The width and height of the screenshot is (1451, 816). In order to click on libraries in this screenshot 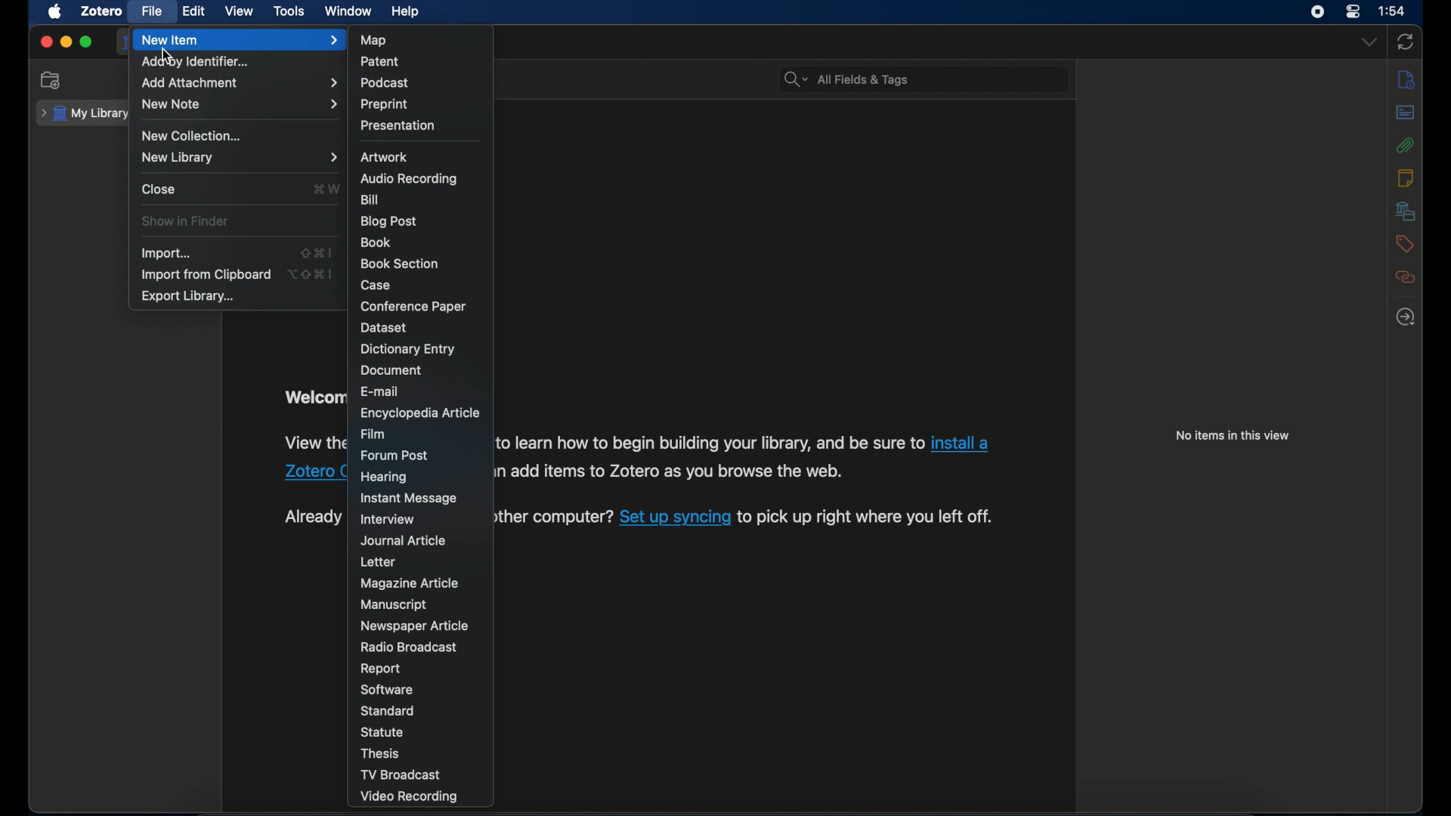, I will do `click(1406, 211)`.